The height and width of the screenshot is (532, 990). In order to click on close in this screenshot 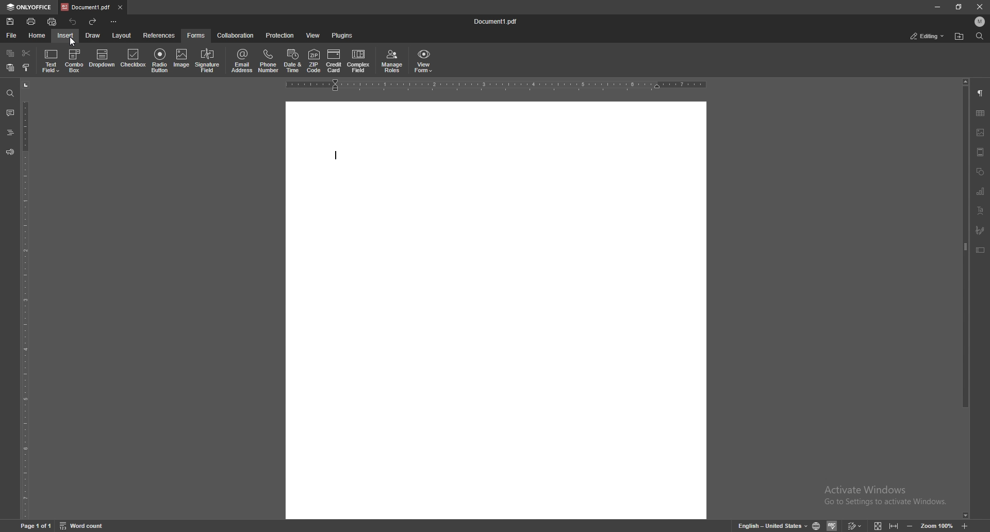, I will do `click(979, 7)`.